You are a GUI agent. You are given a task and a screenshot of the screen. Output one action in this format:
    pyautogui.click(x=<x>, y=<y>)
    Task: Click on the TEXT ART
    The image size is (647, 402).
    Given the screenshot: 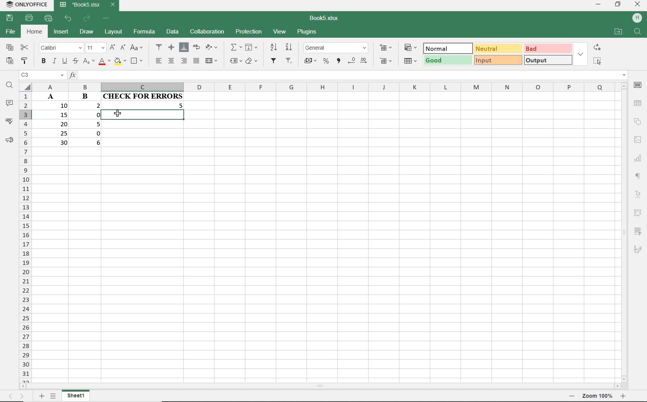 What is the action you would take?
    pyautogui.click(x=639, y=196)
    